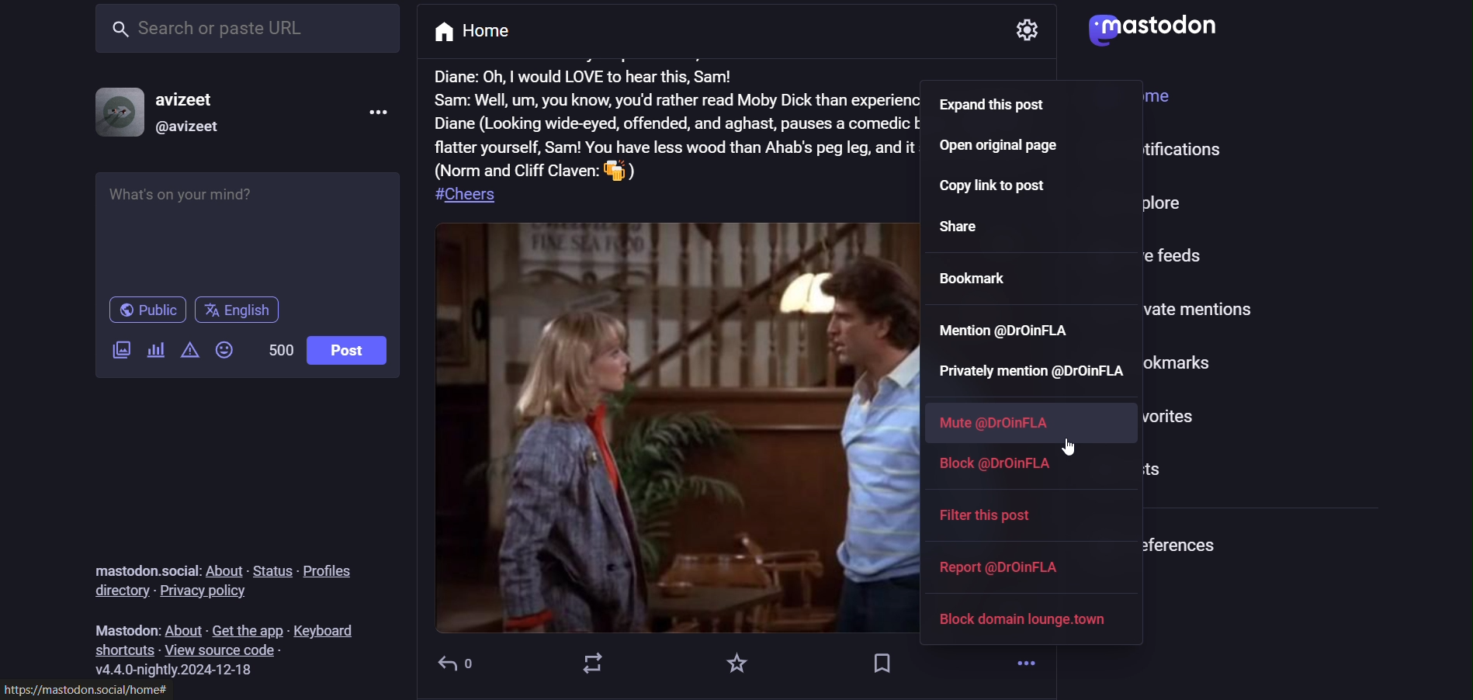  I want to click on directory, so click(118, 593).